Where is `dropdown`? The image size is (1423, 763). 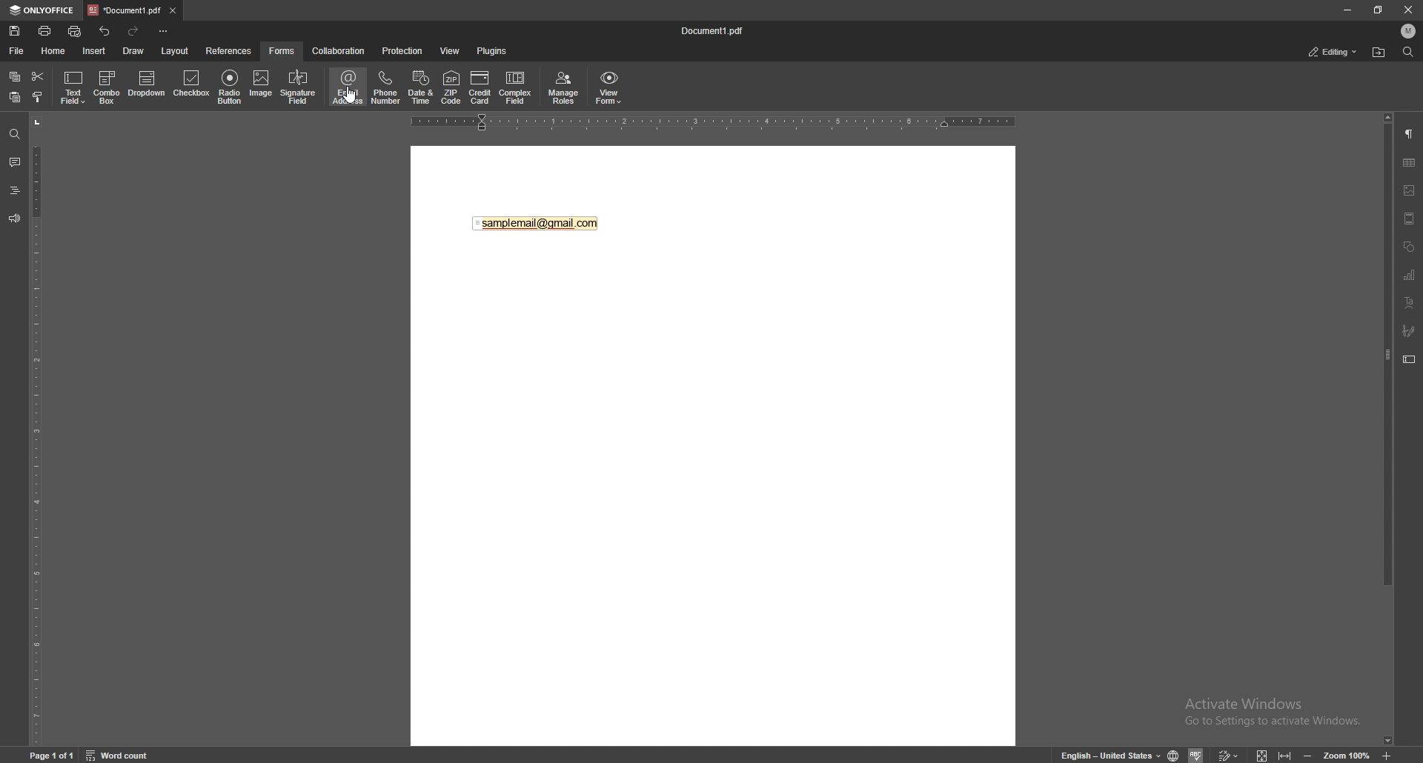 dropdown is located at coordinates (147, 85).